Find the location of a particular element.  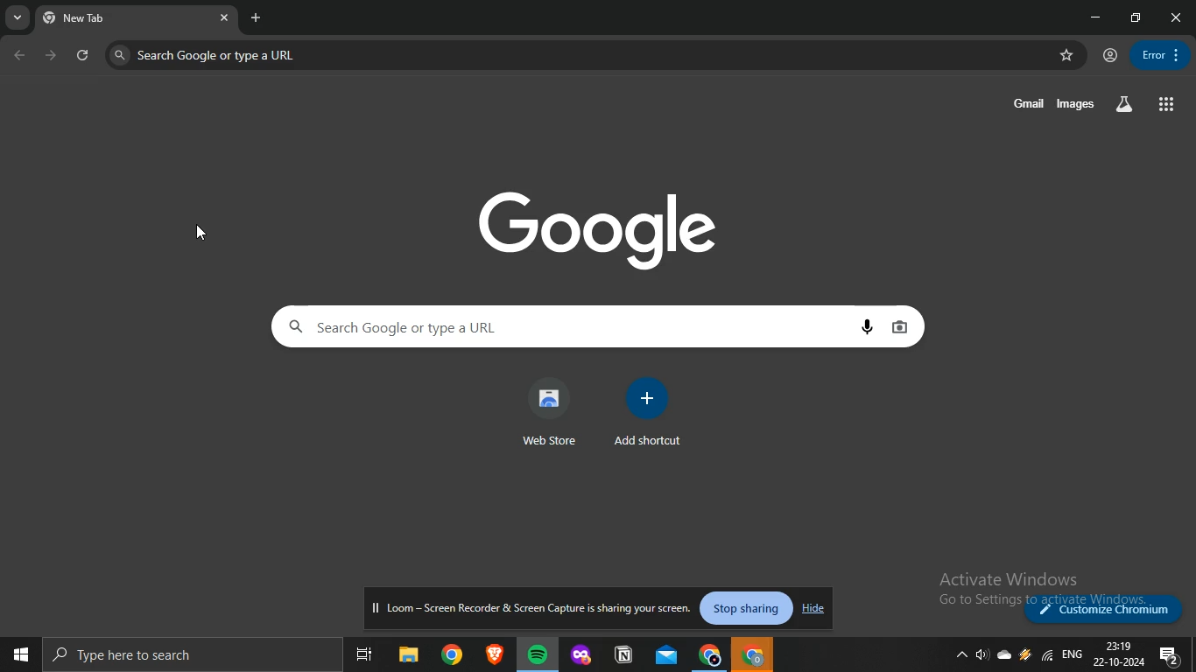

file explorer is located at coordinates (411, 653).